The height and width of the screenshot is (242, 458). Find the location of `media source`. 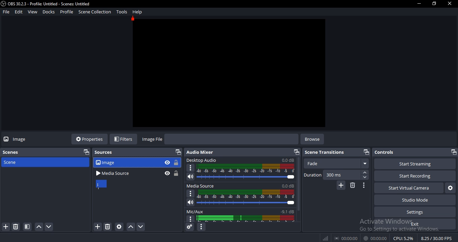

media source is located at coordinates (124, 173).